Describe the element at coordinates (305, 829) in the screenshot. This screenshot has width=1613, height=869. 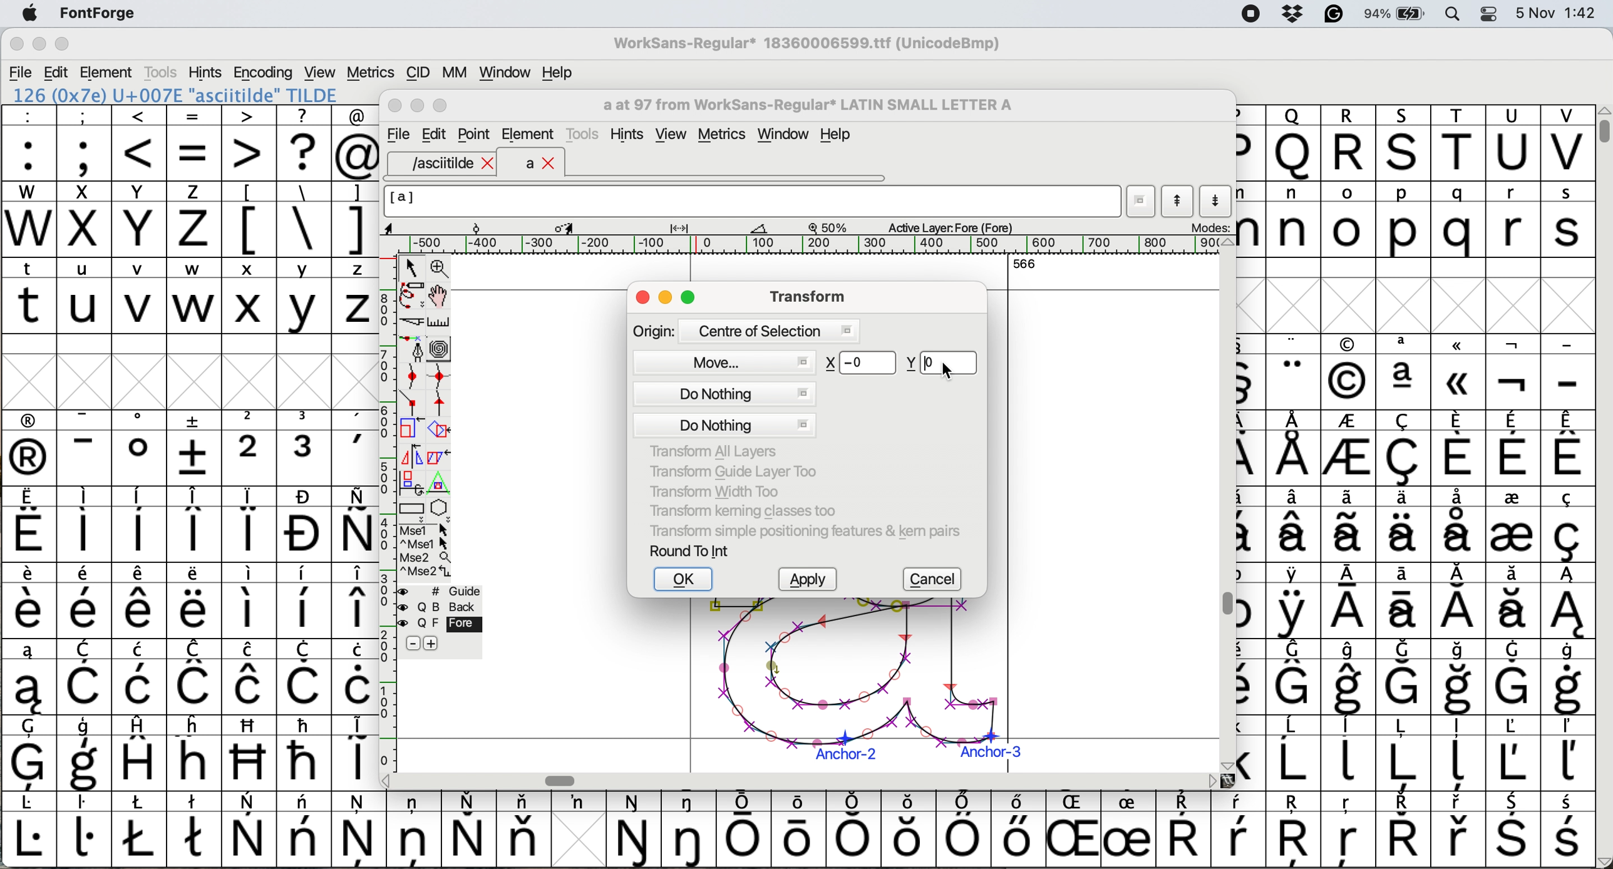
I see `symbol` at that location.